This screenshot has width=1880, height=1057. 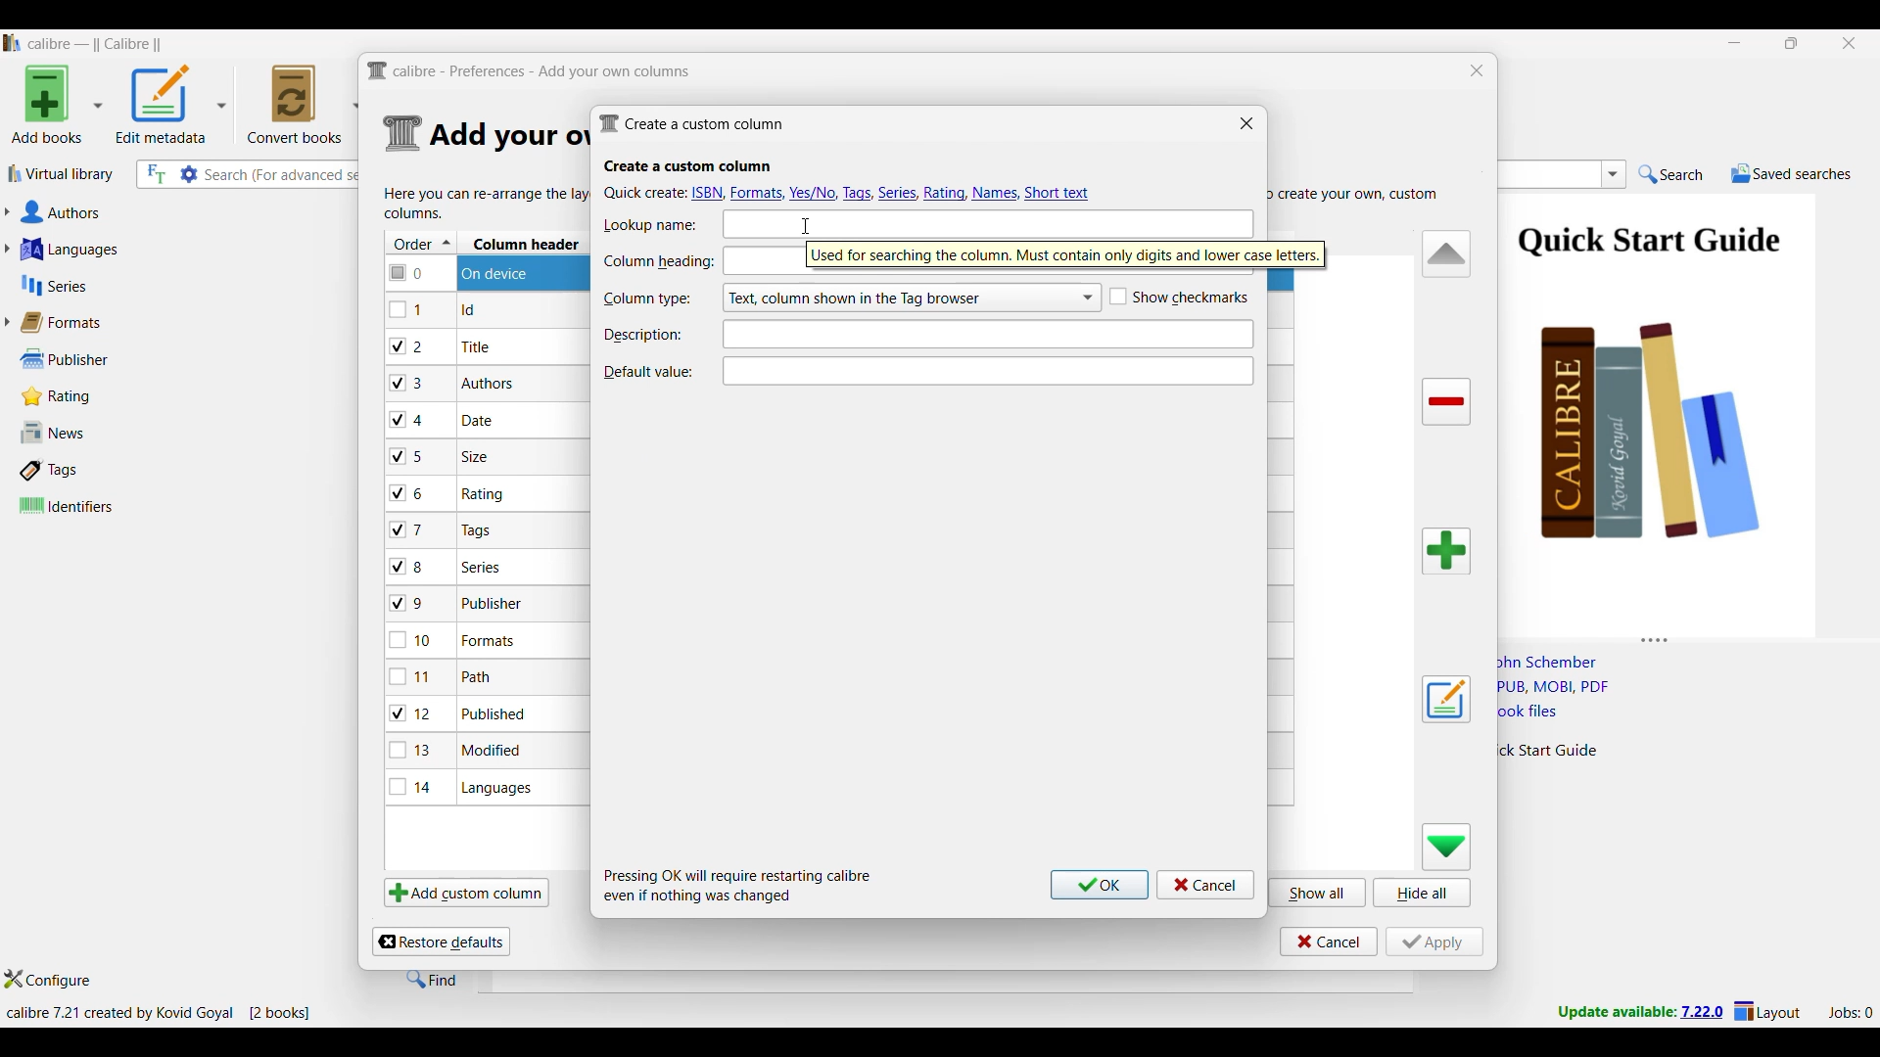 What do you see at coordinates (1793, 43) in the screenshot?
I see `Show interface in a smaller tab` at bounding box center [1793, 43].